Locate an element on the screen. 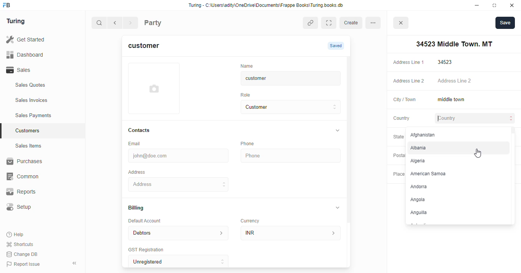  Albania is located at coordinates (456, 148).